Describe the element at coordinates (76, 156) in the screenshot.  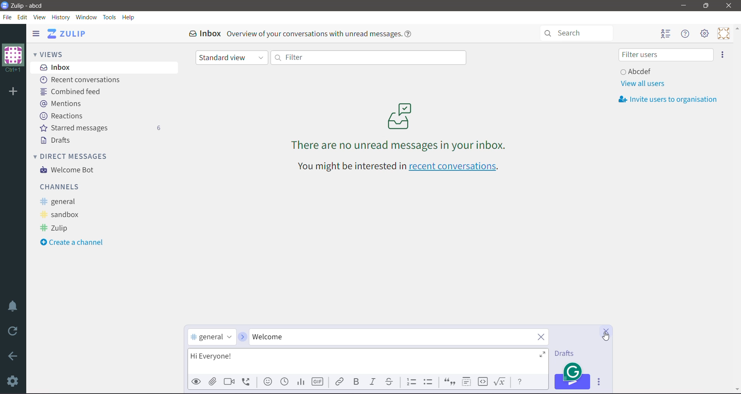
I see `Direct Messages` at that location.